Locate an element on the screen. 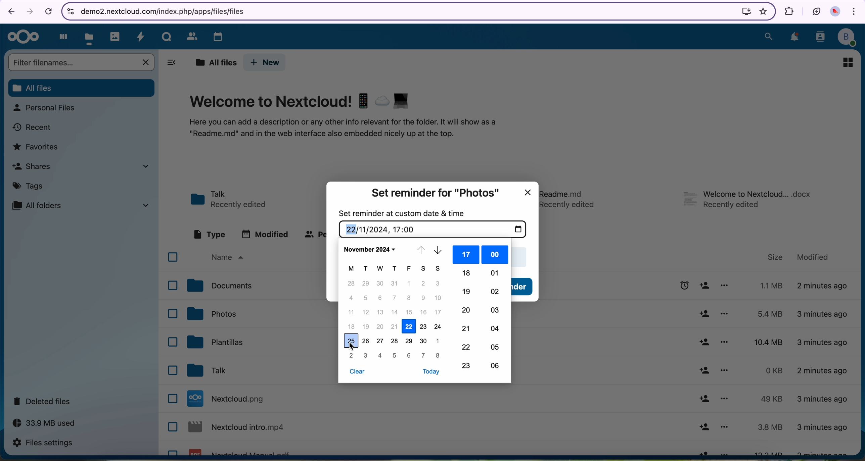  calendar is located at coordinates (214, 35).